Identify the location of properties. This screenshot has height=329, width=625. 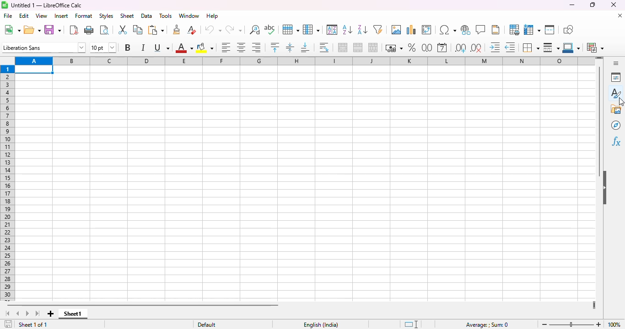
(616, 77).